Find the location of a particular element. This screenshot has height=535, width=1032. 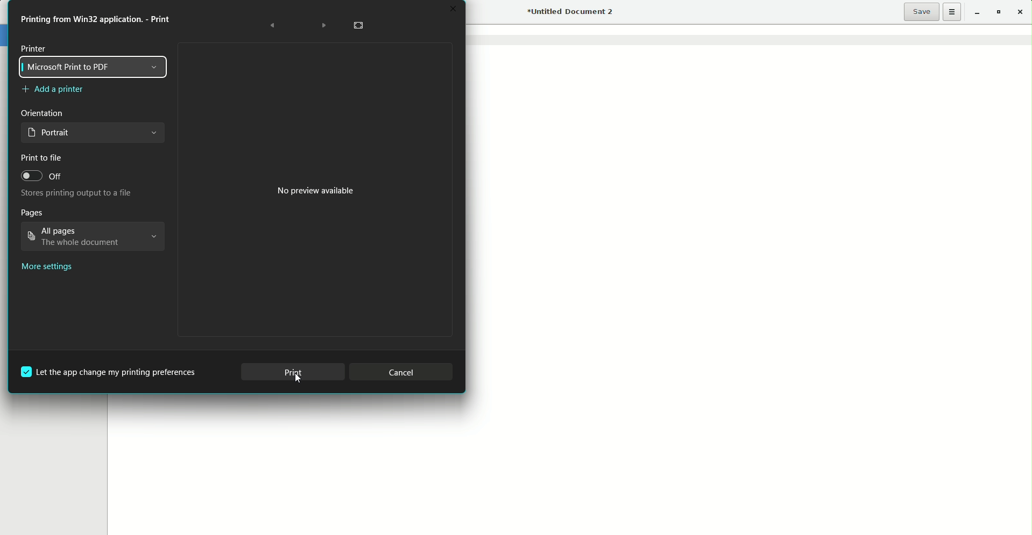

Print text is located at coordinates (100, 20).